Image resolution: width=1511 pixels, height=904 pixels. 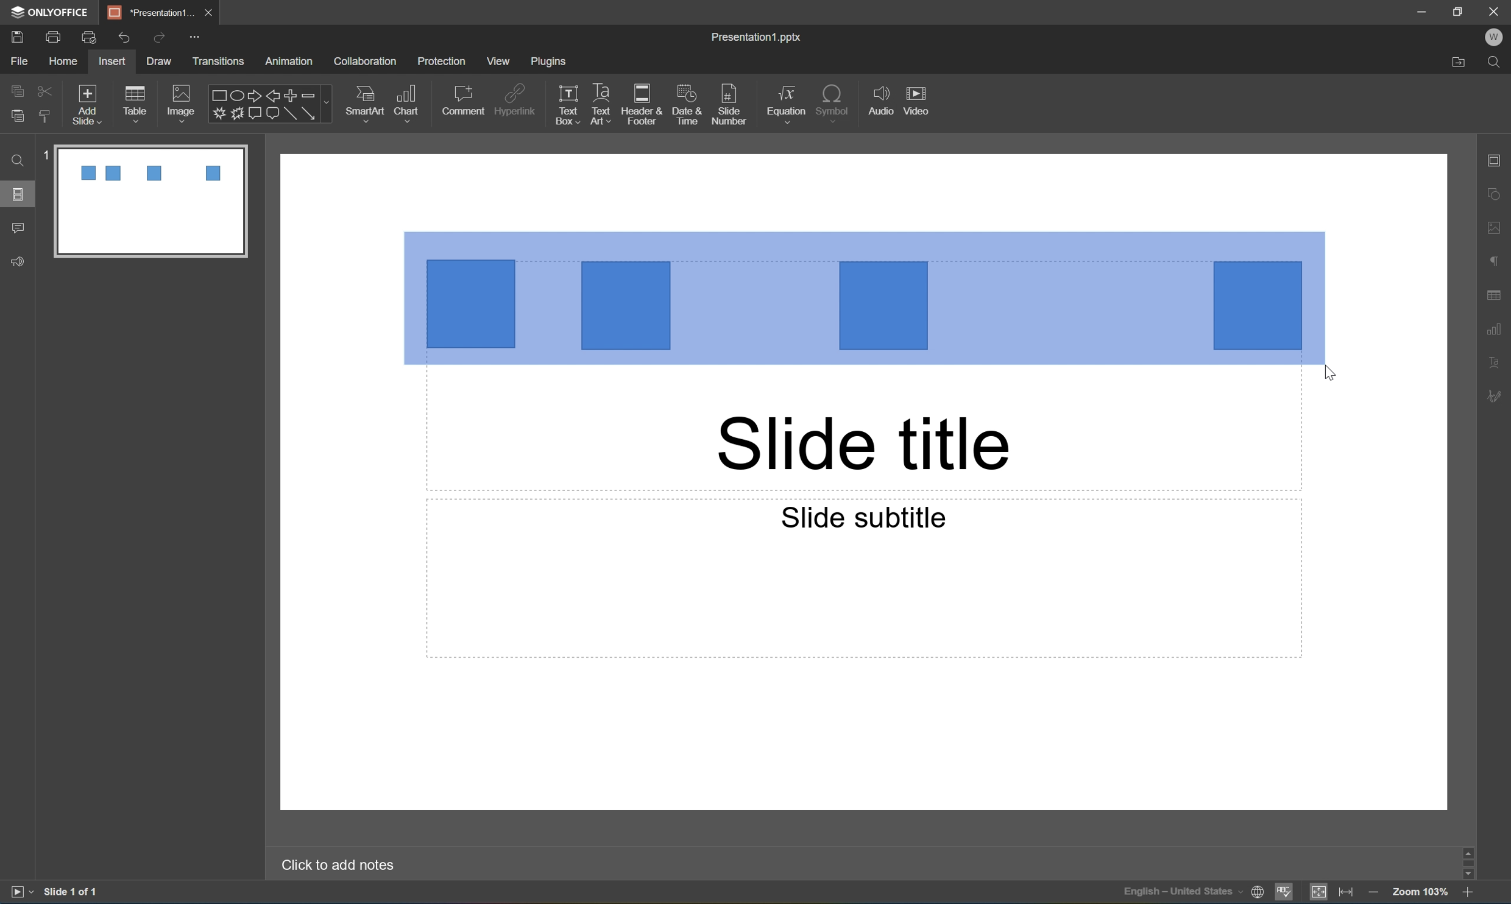 I want to click on table settings, so click(x=1495, y=292).